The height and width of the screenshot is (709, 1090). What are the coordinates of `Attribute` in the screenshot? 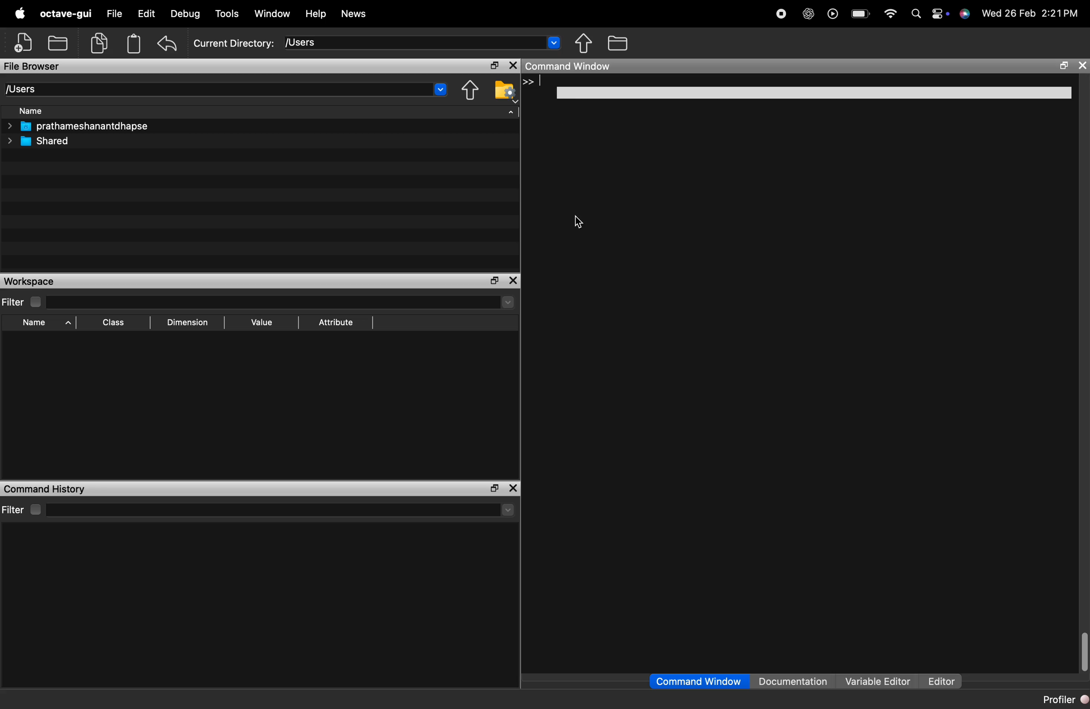 It's located at (338, 321).